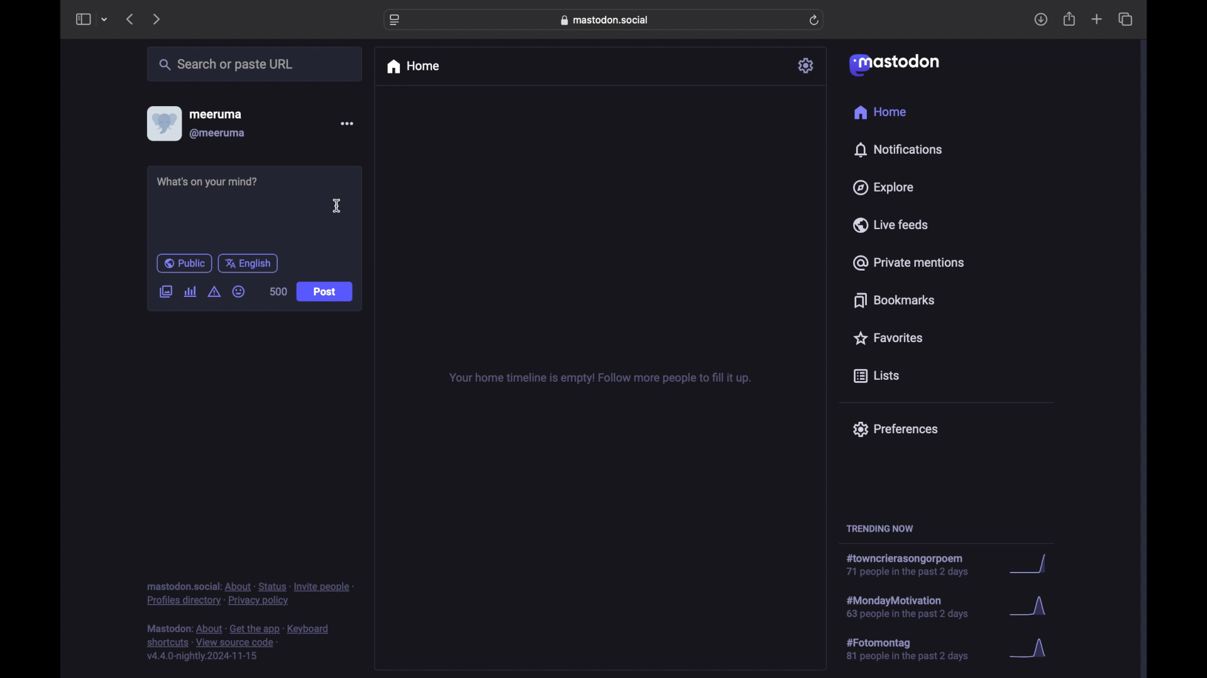 The image size is (1207, 678). I want to click on private mentions, so click(908, 262).